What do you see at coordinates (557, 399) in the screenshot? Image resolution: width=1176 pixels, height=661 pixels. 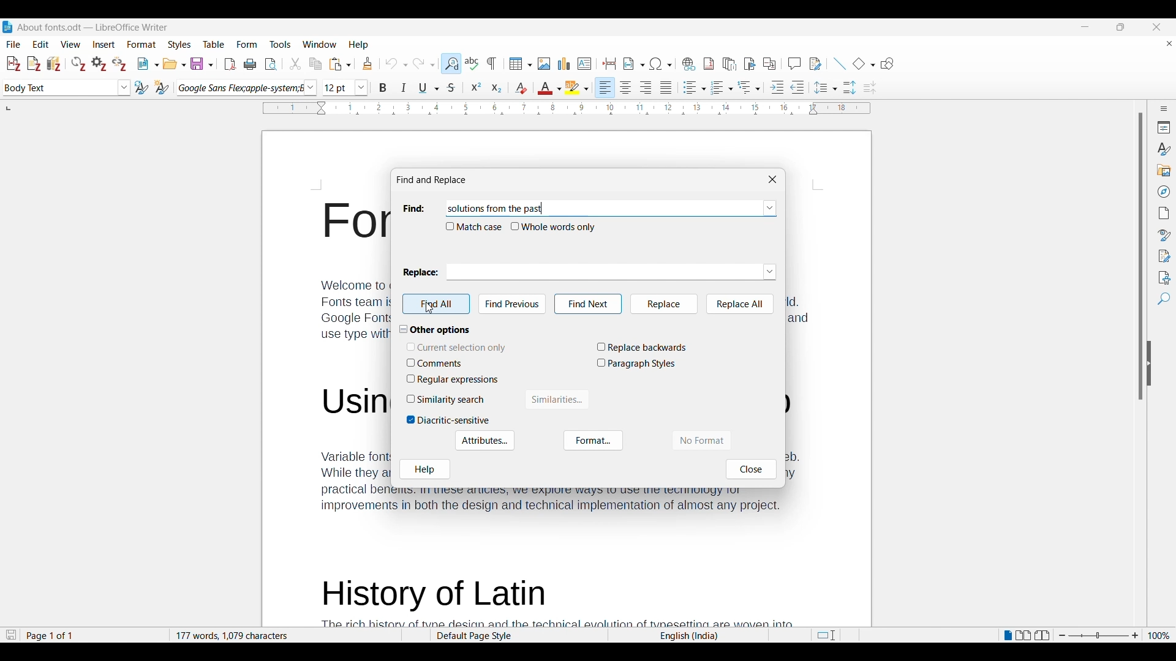 I see `Similarities` at bounding box center [557, 399].